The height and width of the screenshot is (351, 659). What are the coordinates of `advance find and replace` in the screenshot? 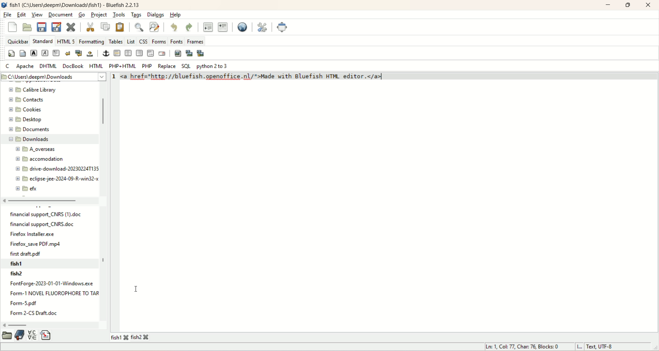 It's located at (155, 27).